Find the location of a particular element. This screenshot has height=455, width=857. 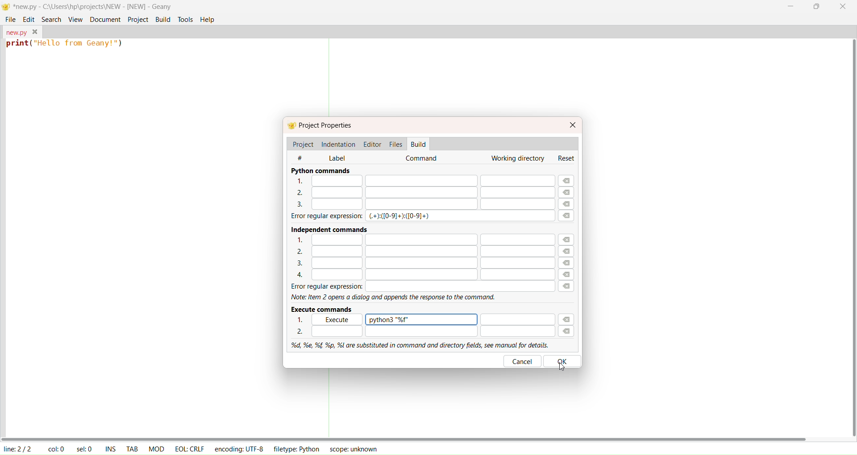

| %d, %e, %f %p, %! are substituted in command and directory fields, see manual for details. is located at coordinates (417, 344).